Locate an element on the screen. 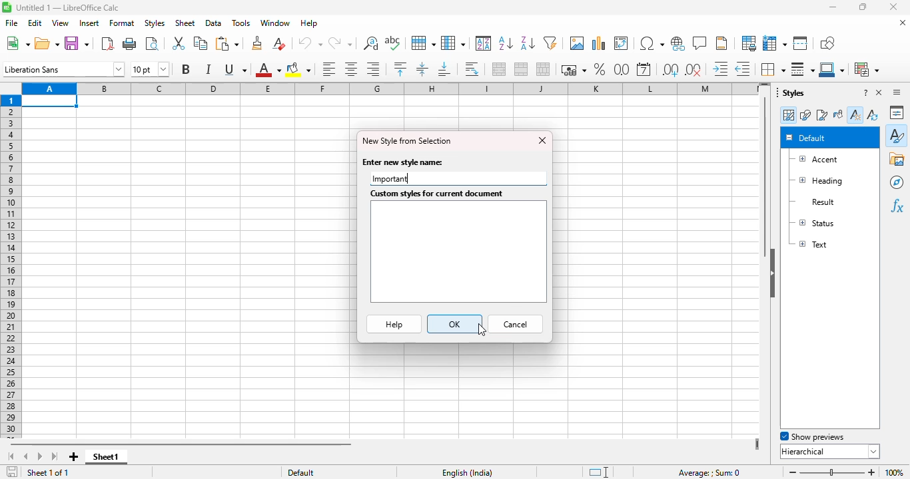 The width and height of the screenshot is (910, 479). page styles is located at coordinates (821, 114).